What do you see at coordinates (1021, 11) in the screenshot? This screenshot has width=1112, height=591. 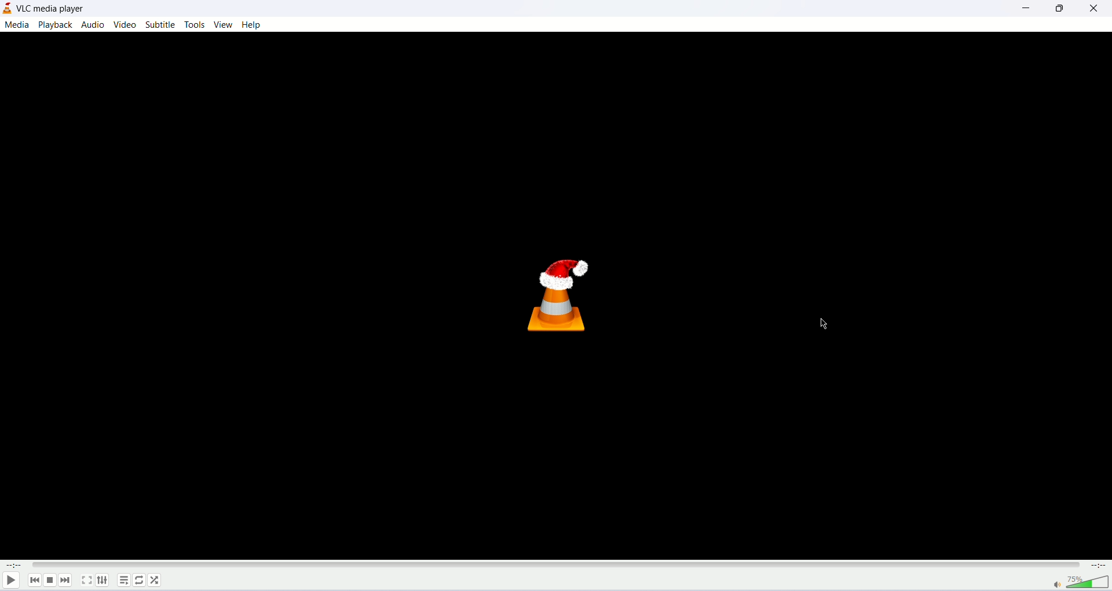 I see `minimize` at bounding box center [1021, 11].